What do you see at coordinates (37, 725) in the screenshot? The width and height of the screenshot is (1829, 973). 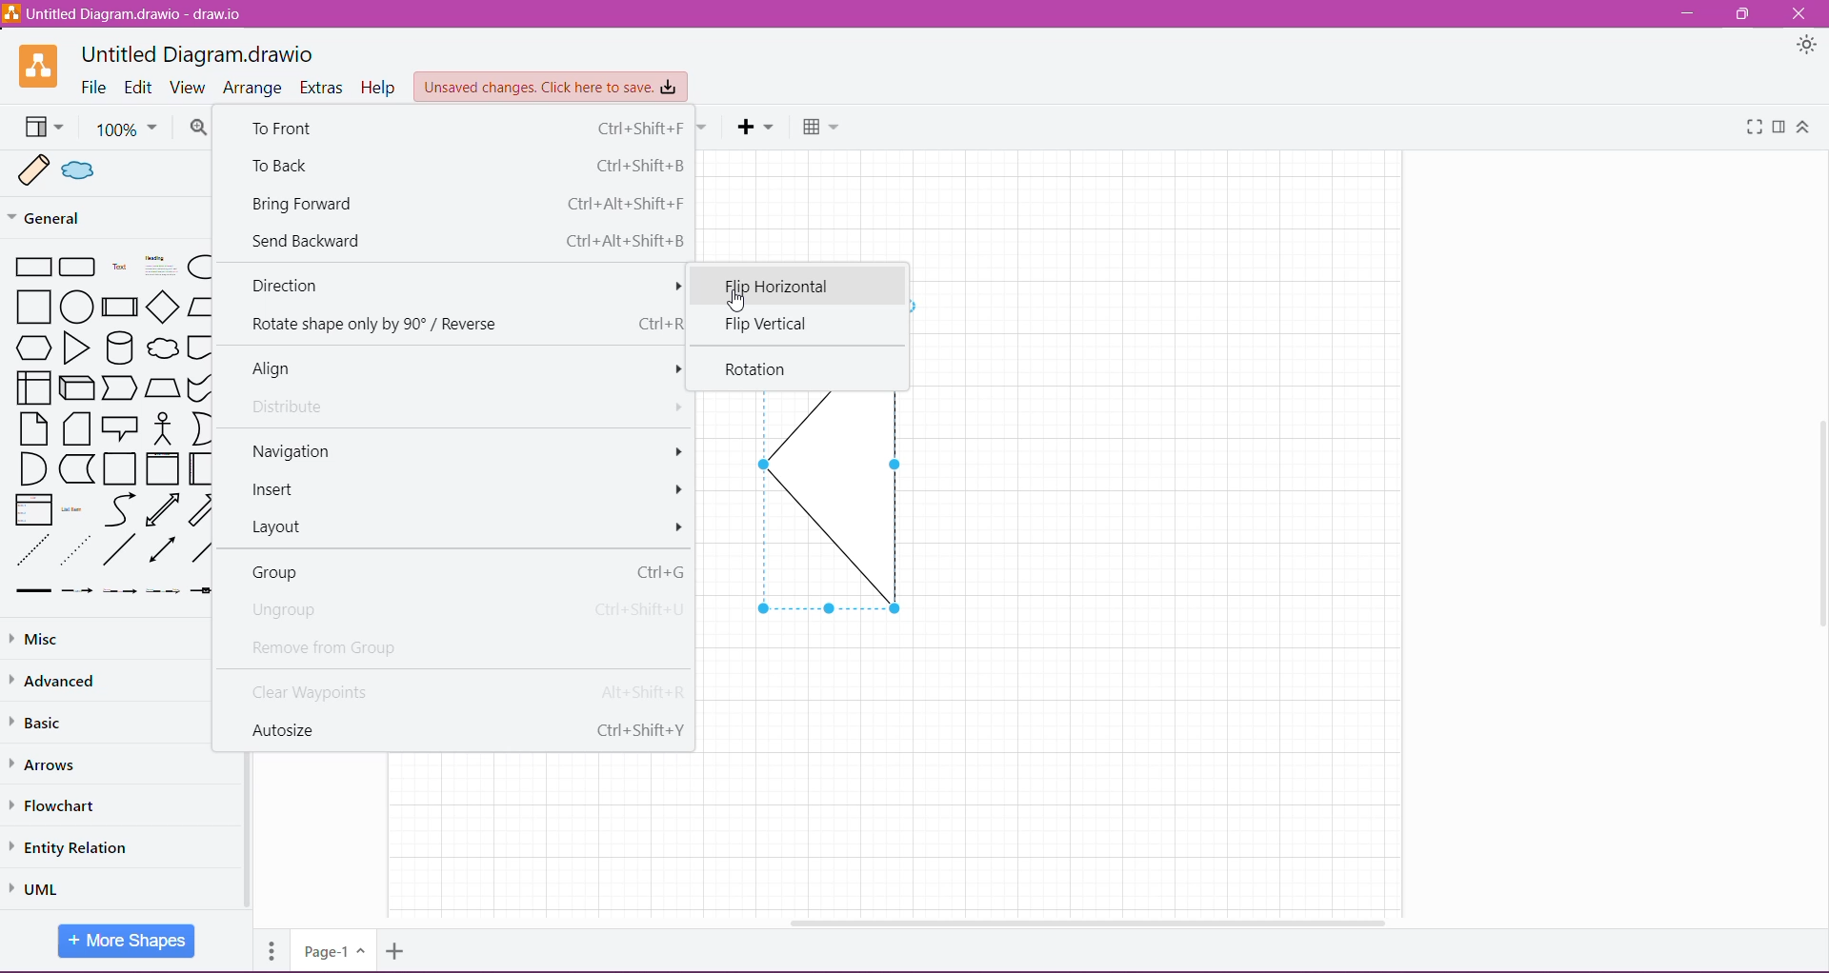 I see `Basic` at bounding box center [37, 725].